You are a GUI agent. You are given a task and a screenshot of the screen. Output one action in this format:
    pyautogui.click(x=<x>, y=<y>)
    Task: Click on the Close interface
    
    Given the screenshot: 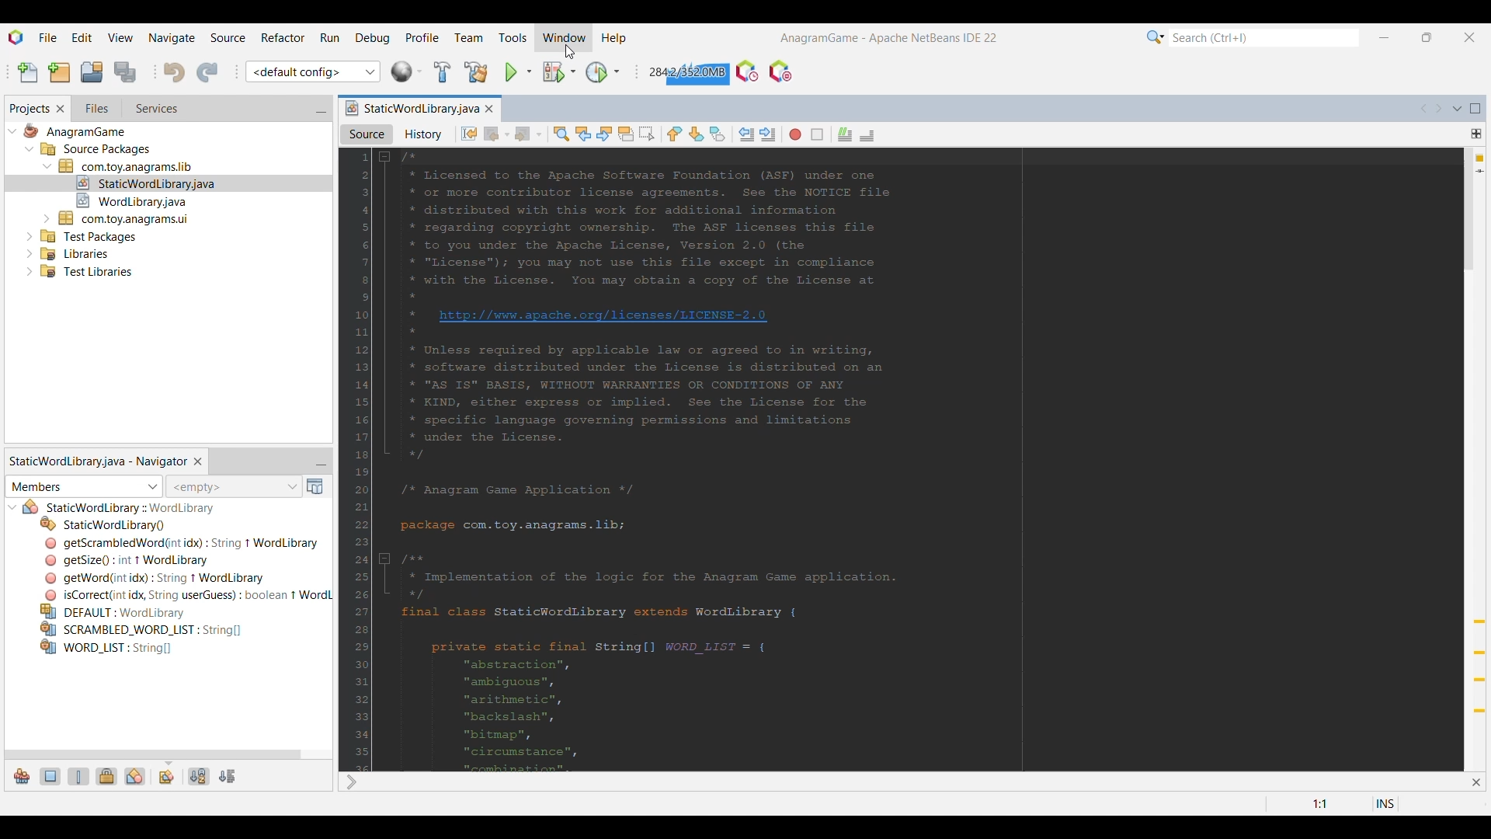 What is the action you would take?
    pyautogui.click(x=1470, y=37)
    